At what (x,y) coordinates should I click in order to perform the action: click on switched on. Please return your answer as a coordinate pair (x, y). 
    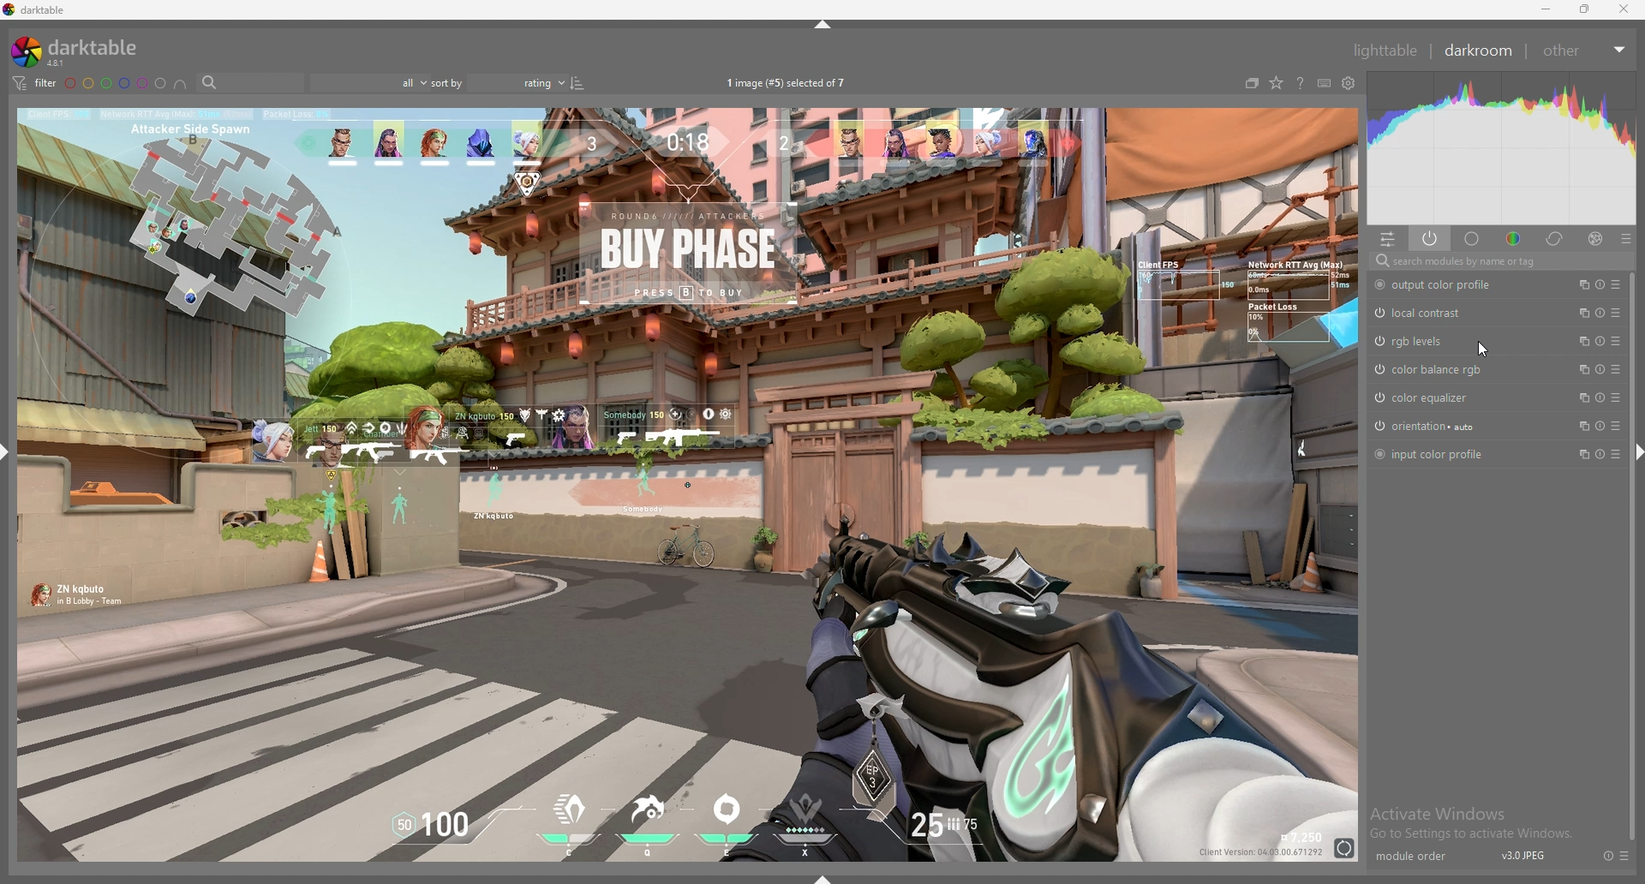
    Looking at the image, I should click on (1379, 452).